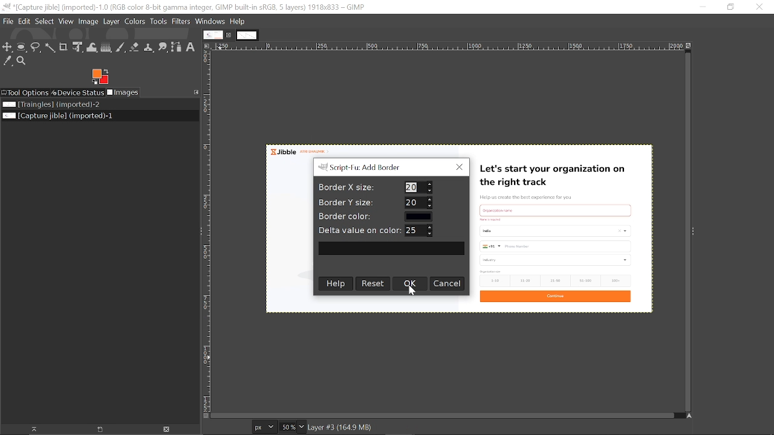 The image size is (774, 435). What do you see at coordinates (530, 195) in the screenshot?
I see `Help us  create the best experience for you.` at bounding box center [530, 195].